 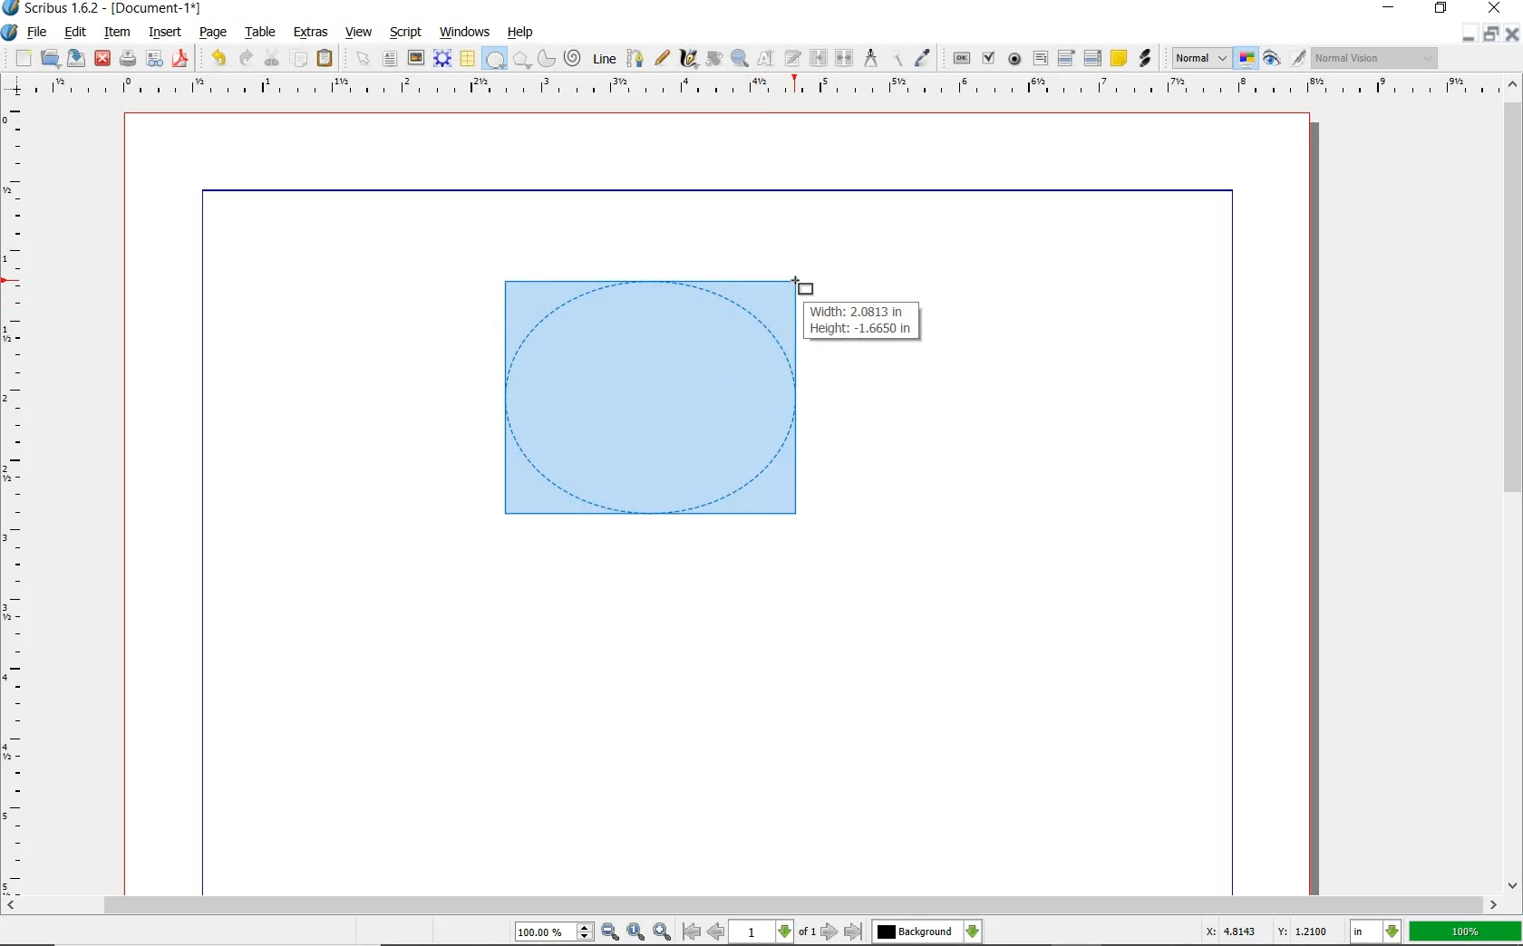 I want to click on IMAGE, so click(x=415, y=57).